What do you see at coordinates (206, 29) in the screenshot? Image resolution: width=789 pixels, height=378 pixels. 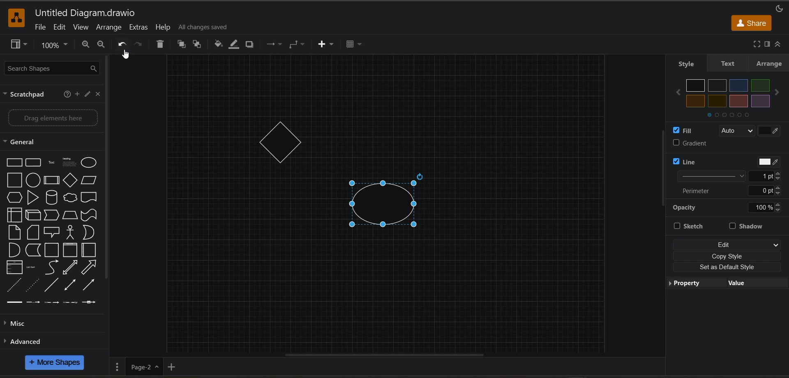 I see `all changes saved` at bounding box center [206, 29].